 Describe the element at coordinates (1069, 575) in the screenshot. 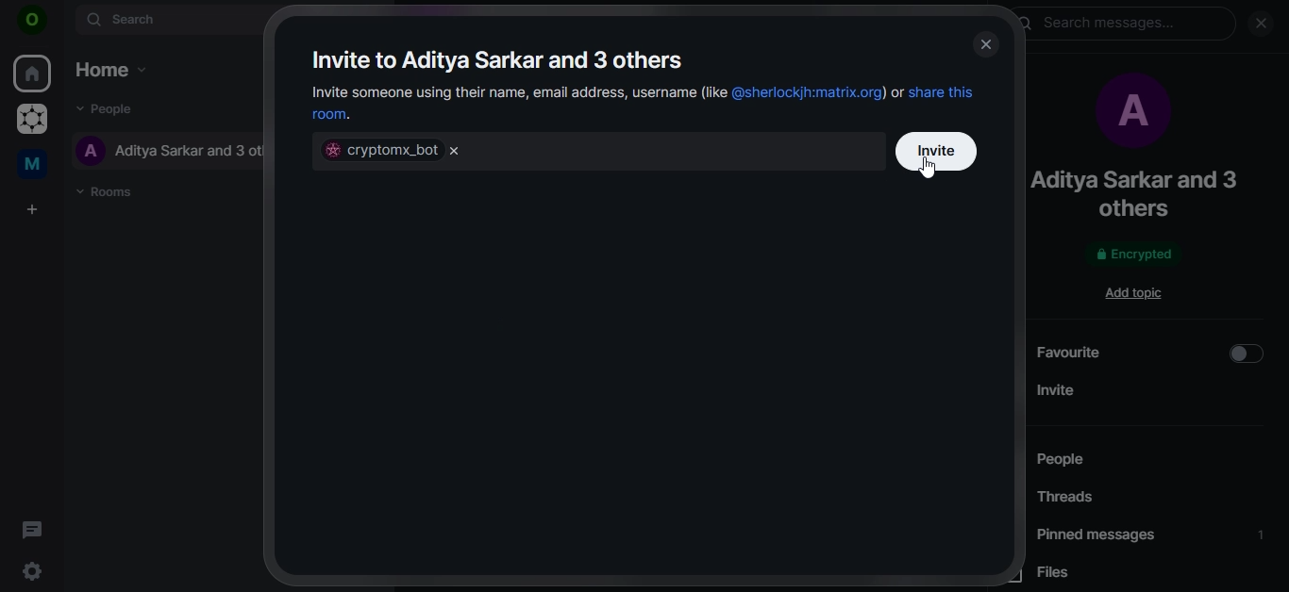

I see `files` at that location.